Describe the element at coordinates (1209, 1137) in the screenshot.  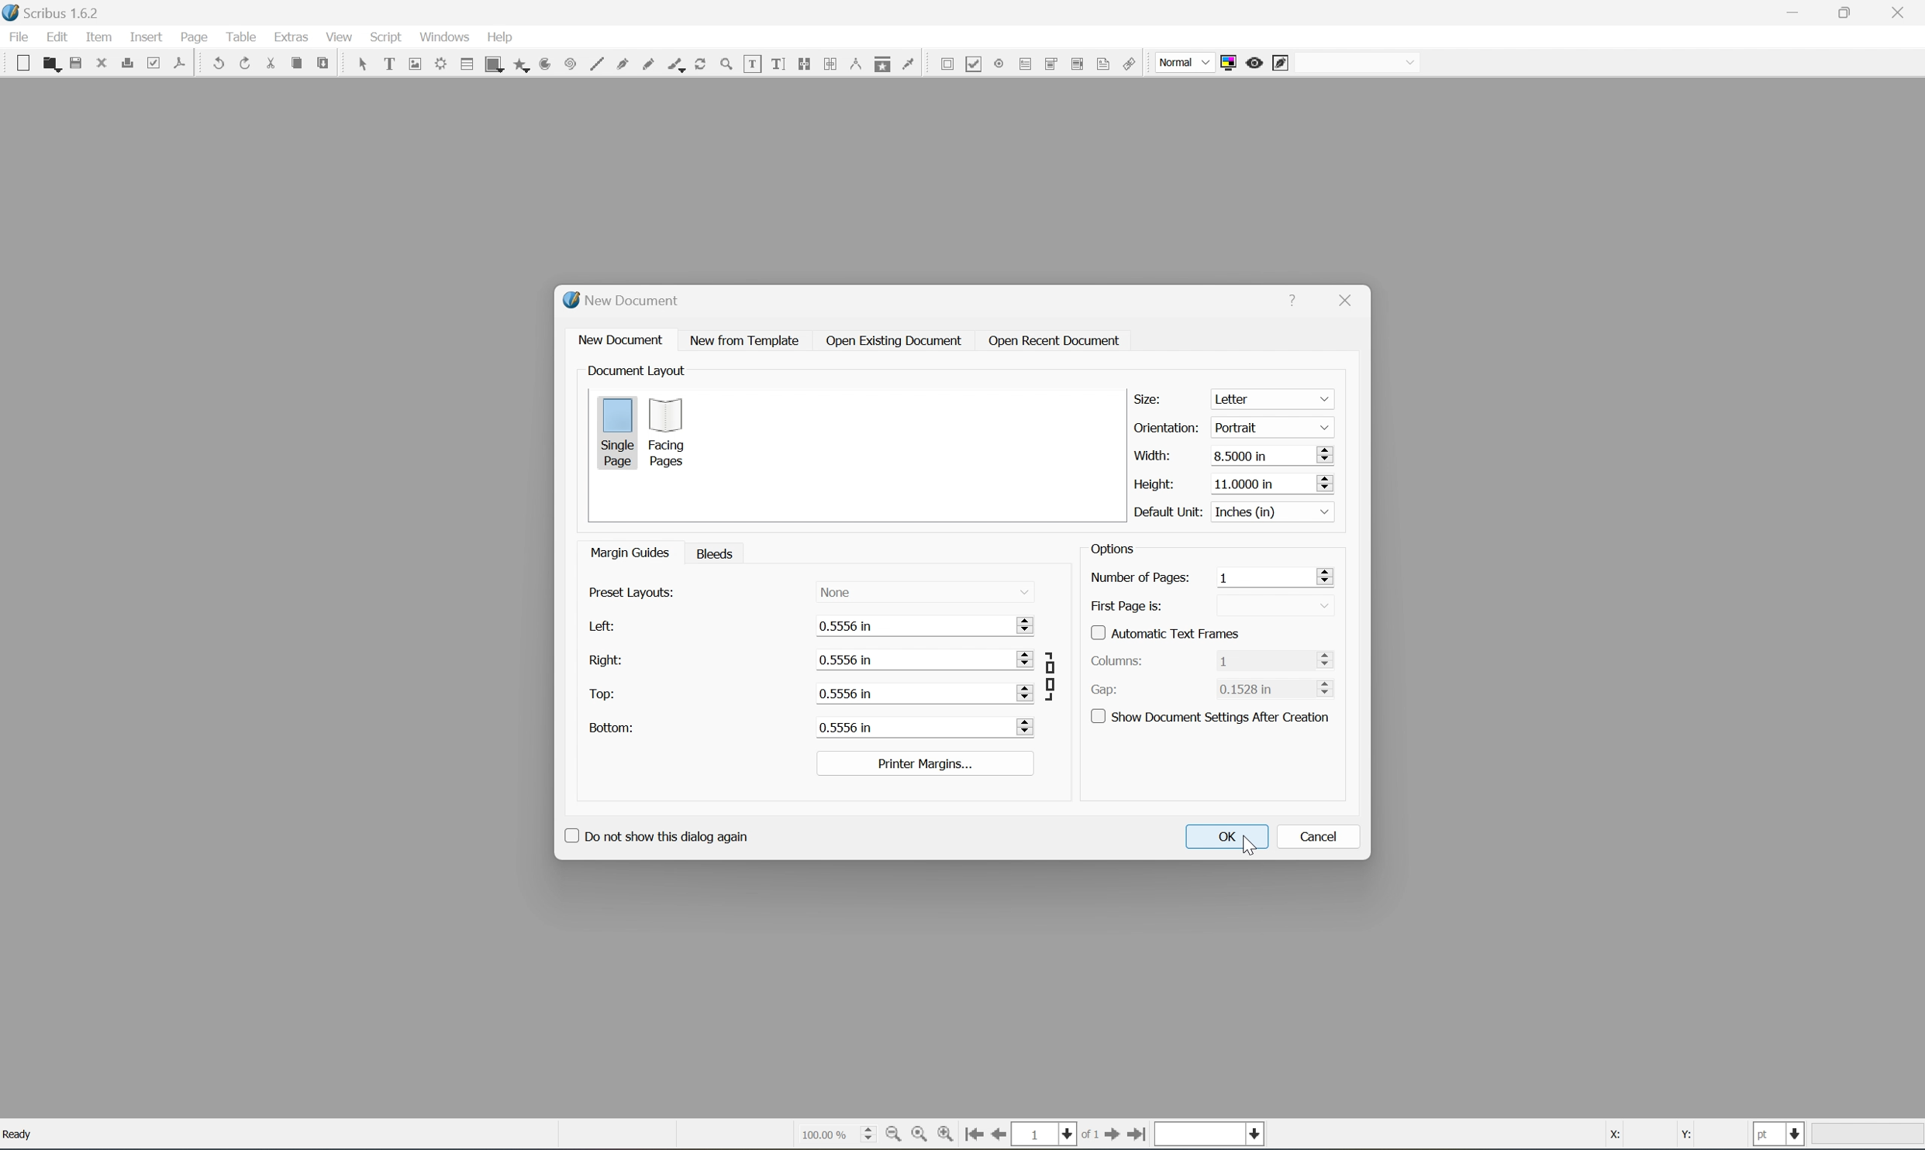
I see `select current layer` at that location.